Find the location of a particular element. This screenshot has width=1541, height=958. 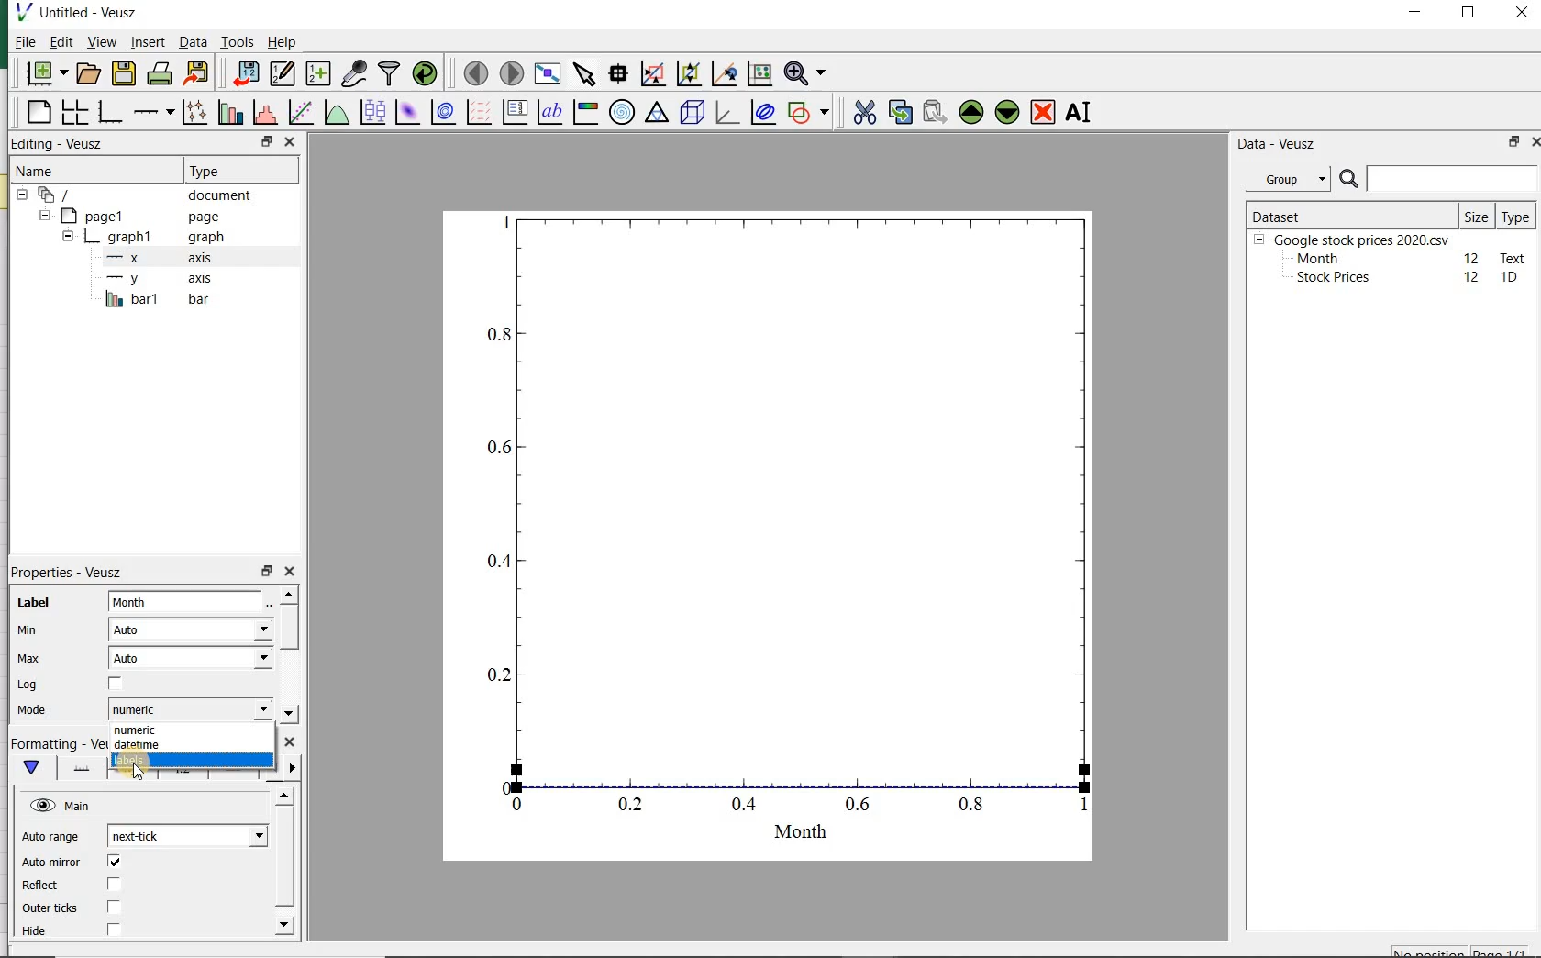

Outer ticks is located at coordinates (50, 908).